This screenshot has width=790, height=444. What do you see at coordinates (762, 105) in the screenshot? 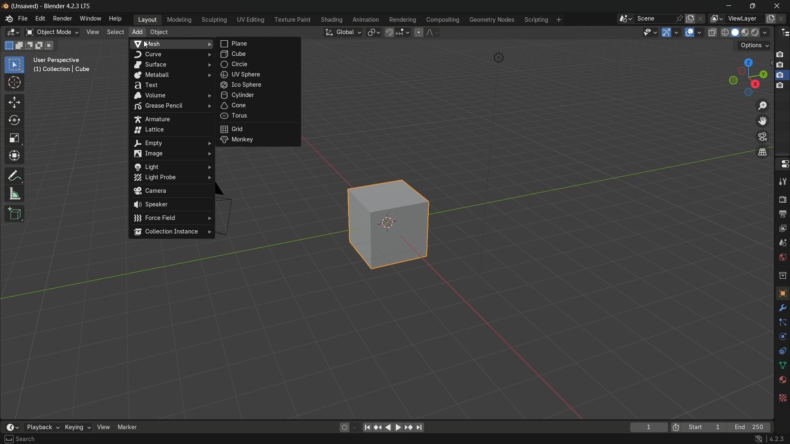
I see `zoom in/out` at bounding box center [762, 105].